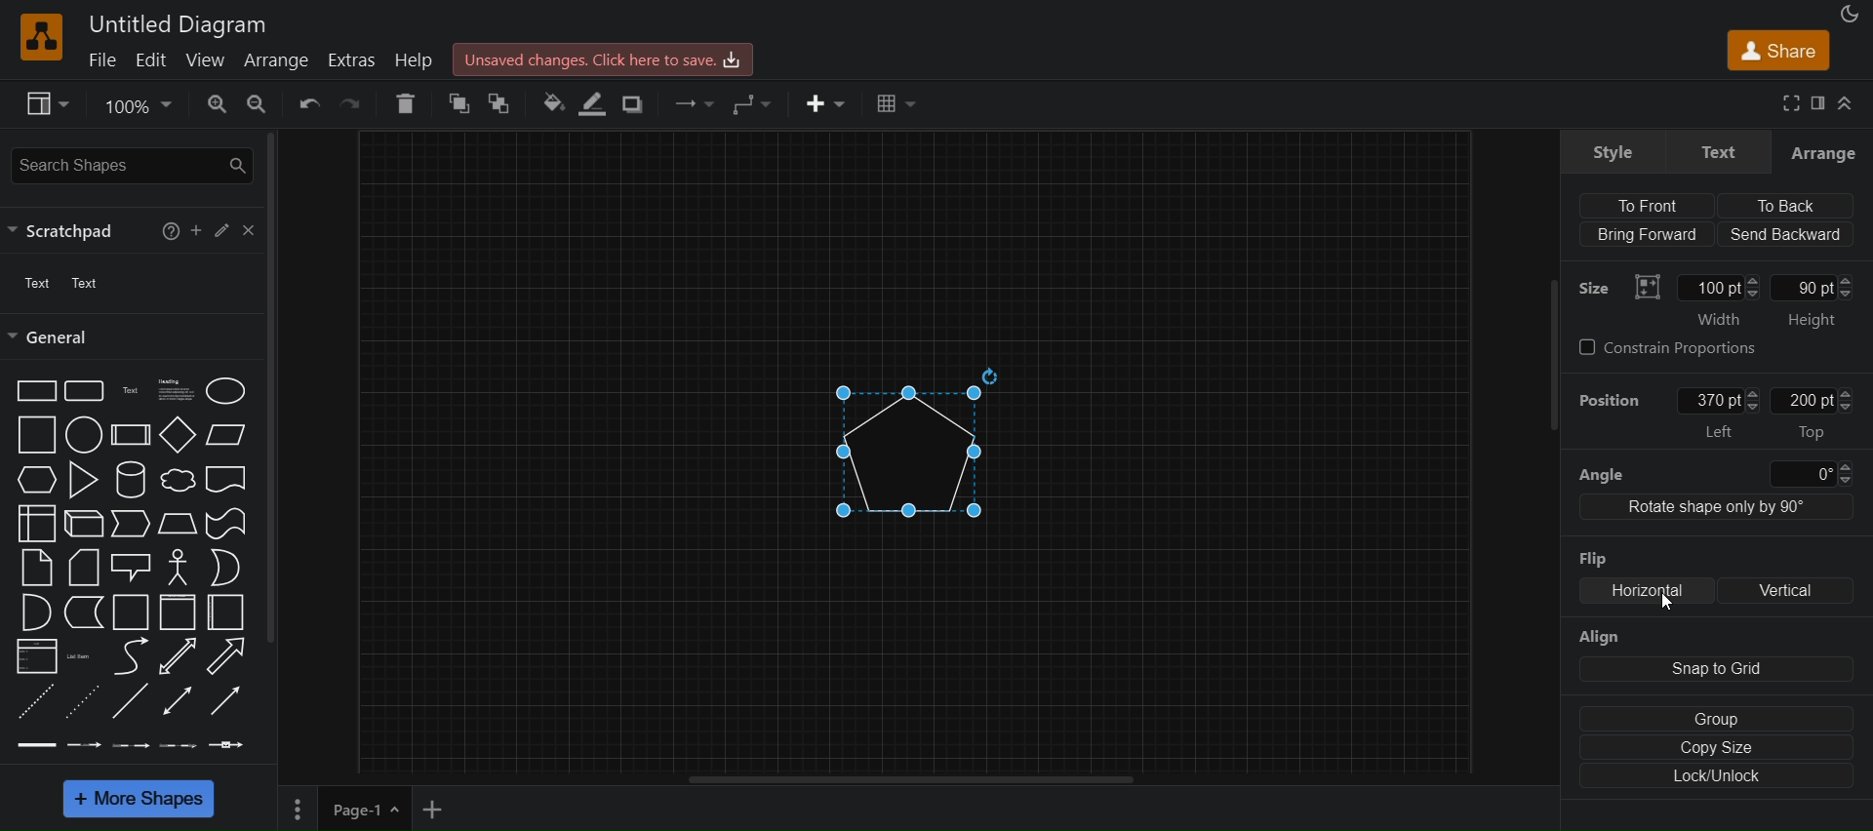 This screenshot has width=1873, height=831. I want to click on scratchpad, so click(70, 232).